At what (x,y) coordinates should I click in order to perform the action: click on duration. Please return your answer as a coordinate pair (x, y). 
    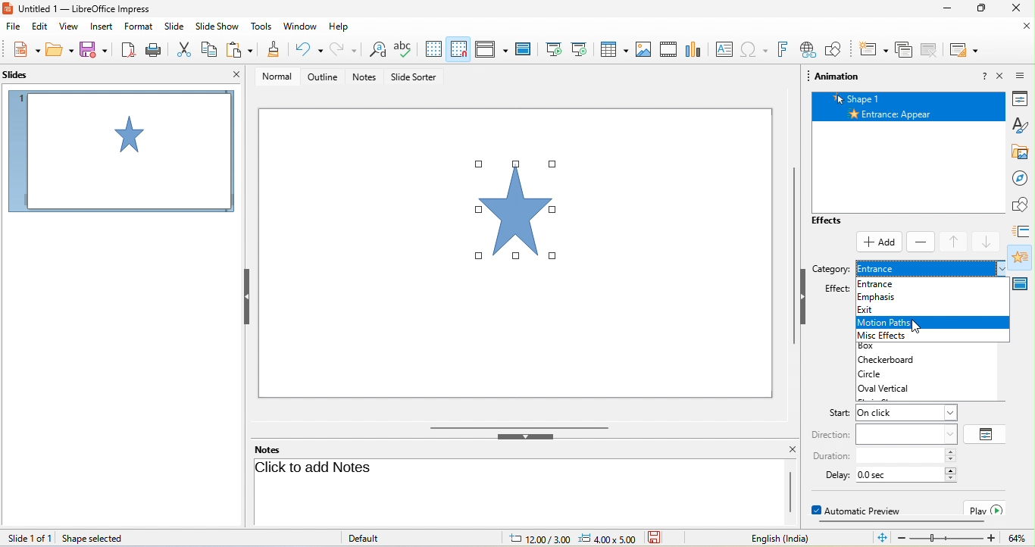
    Looking at the image, I should click on (830, 456).